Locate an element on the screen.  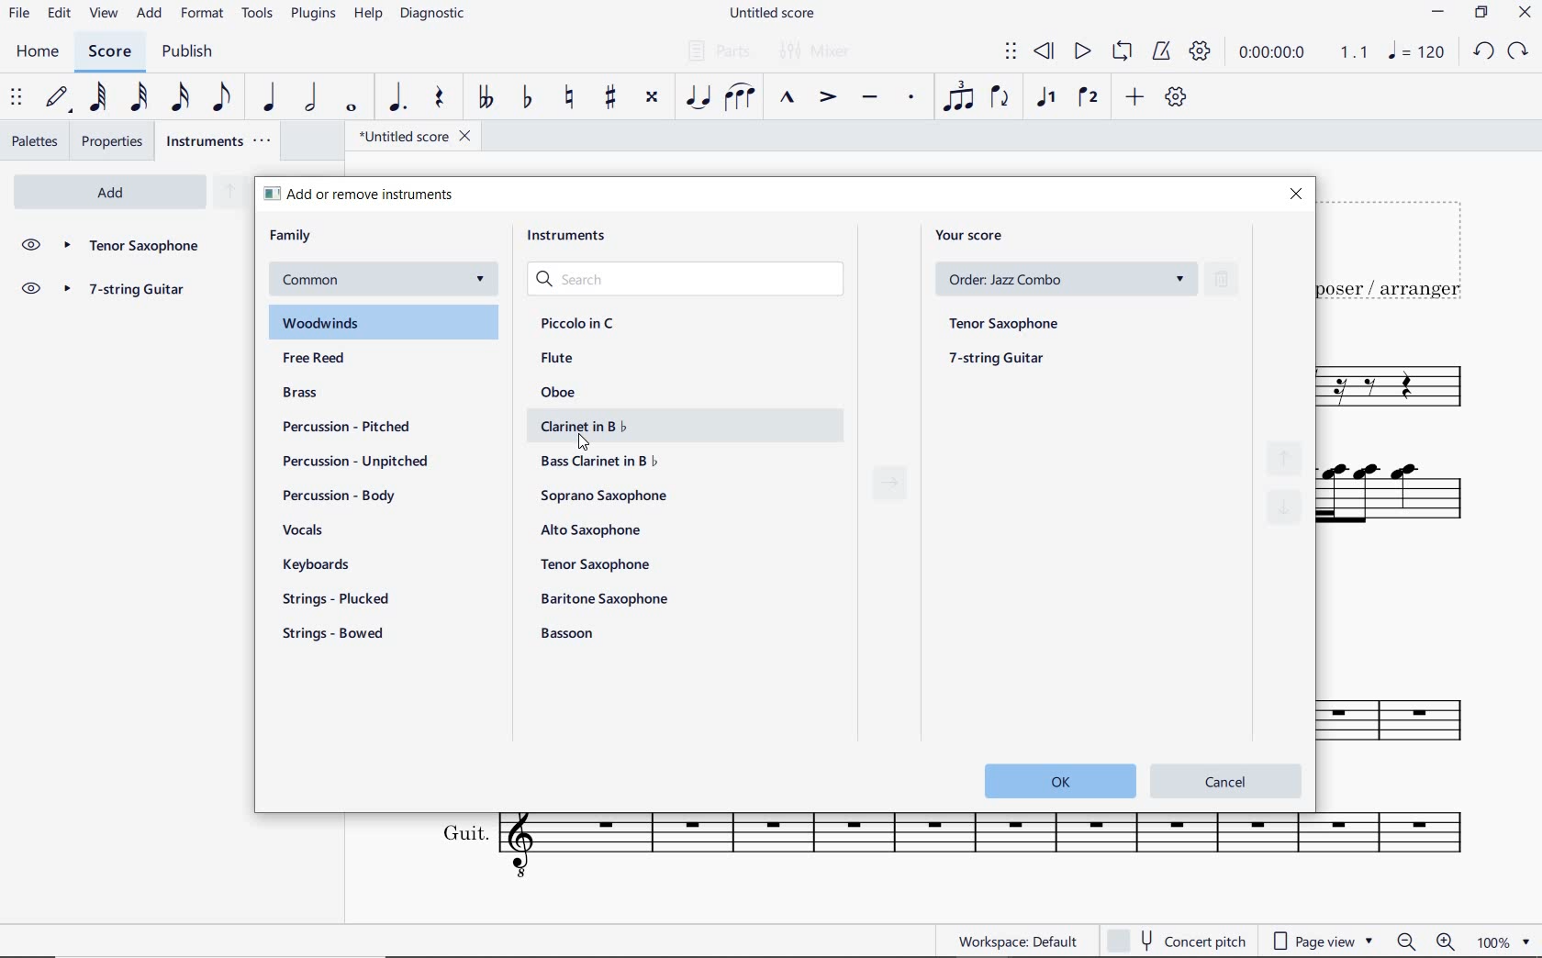
PLAY SPEED is located at coordinates (1300, 55).